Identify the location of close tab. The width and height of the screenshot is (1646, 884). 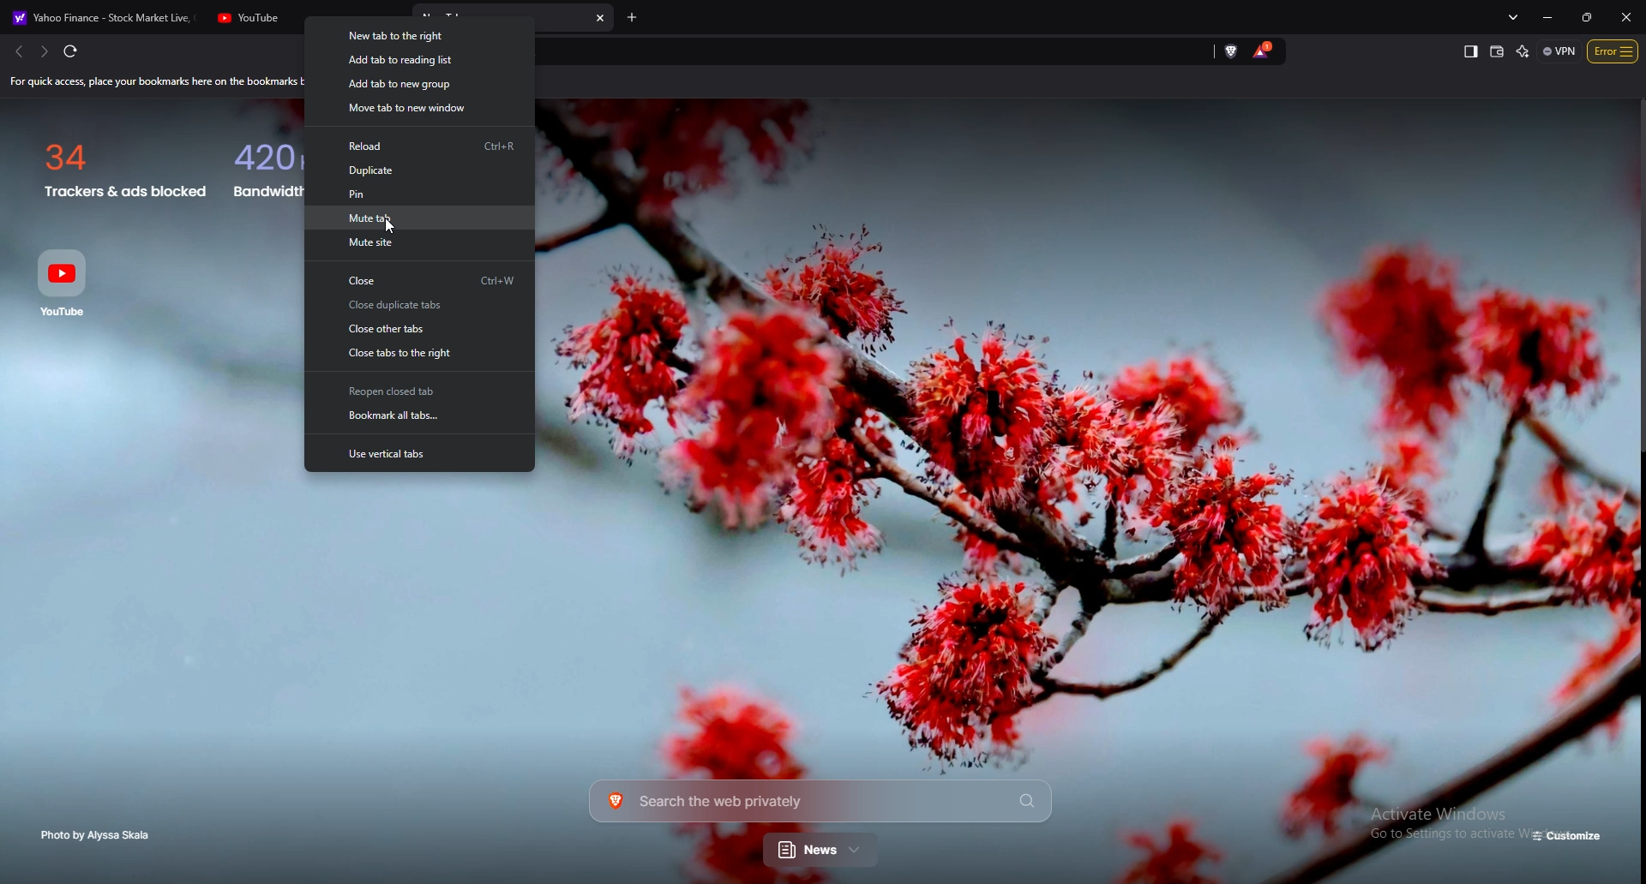
(601, 19).